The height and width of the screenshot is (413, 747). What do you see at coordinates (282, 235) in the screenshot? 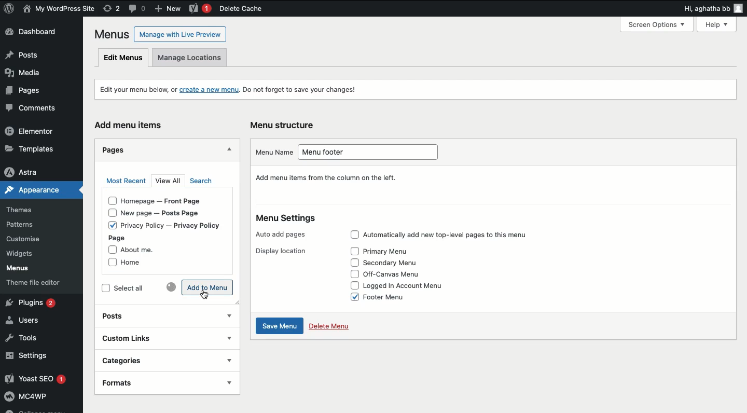
I see `Auto add pages` at bounding box center [282, 235].